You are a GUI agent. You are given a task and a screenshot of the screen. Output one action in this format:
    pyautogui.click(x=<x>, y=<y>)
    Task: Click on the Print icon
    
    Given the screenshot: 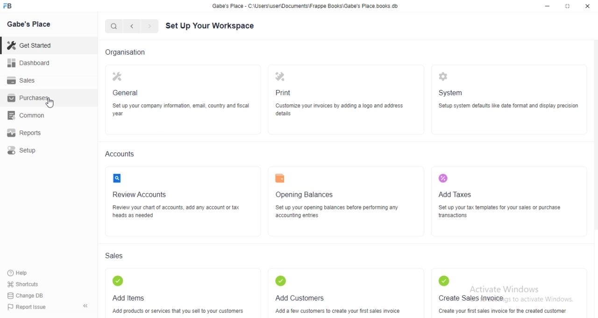 What is the action you would take?
    pyautogui.click(x=280, y=76)
    